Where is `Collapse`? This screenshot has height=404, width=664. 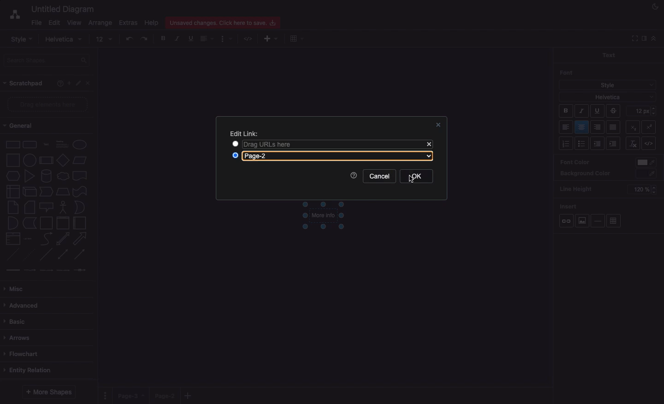
Collapse is located at coordinates (653, 38).